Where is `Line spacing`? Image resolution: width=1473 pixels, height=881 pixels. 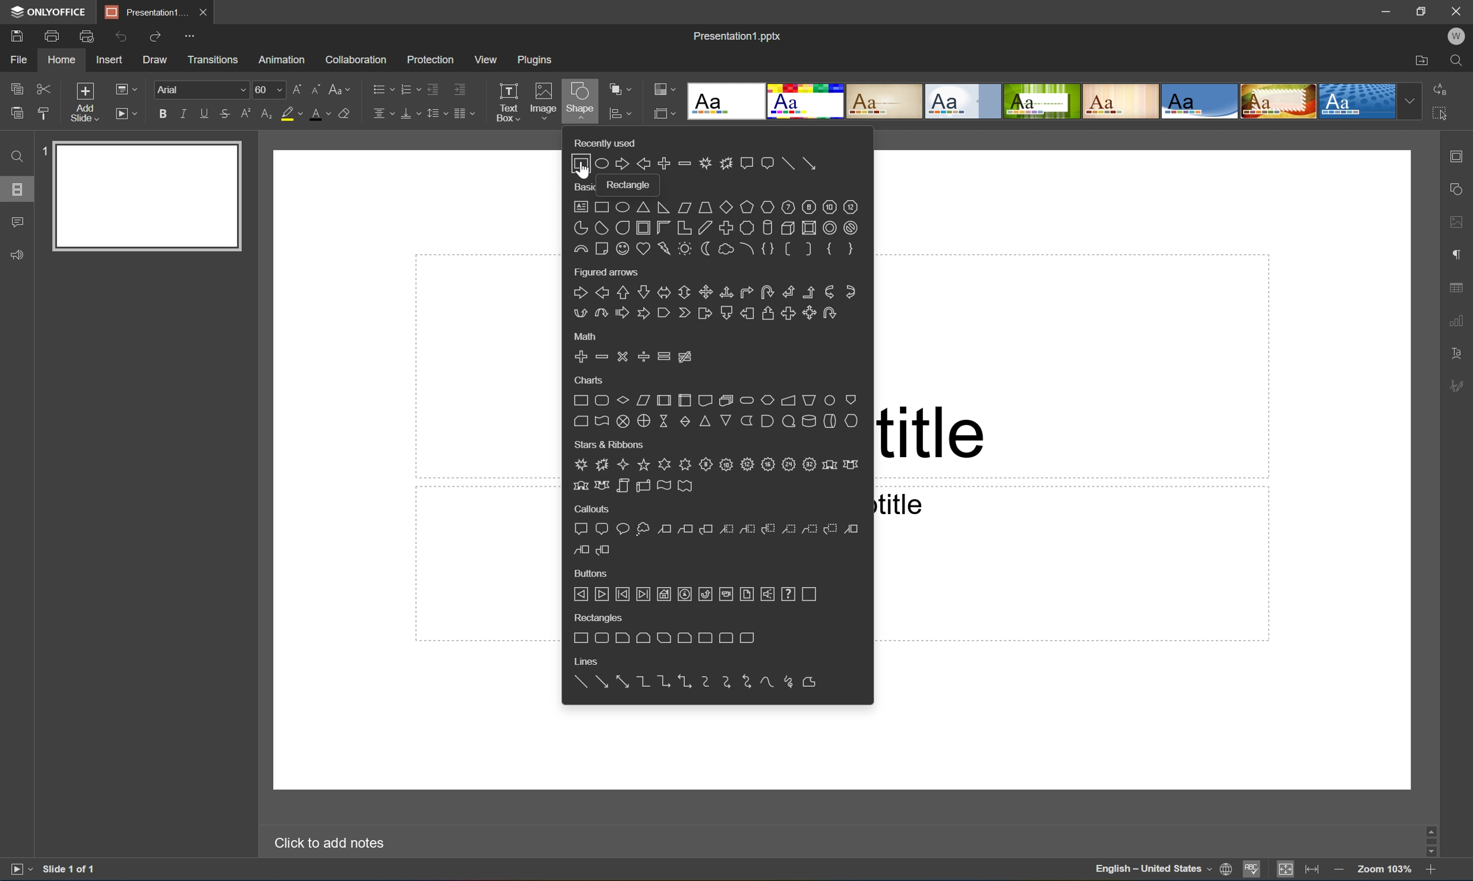 Line spacing is located at coordinates (435, 114).